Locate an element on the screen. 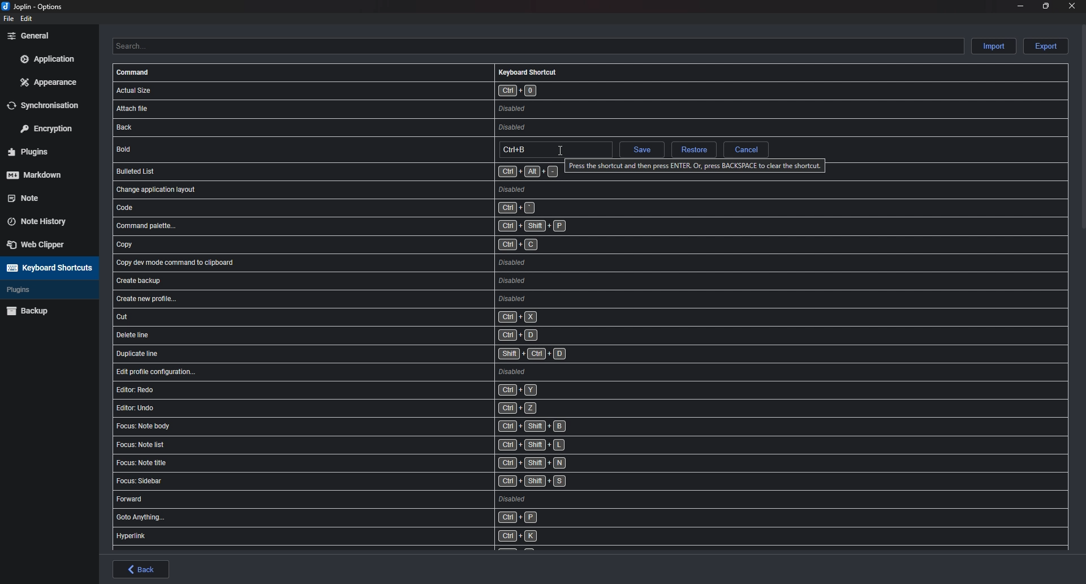  shortcut is located at coordinates (385, 226).